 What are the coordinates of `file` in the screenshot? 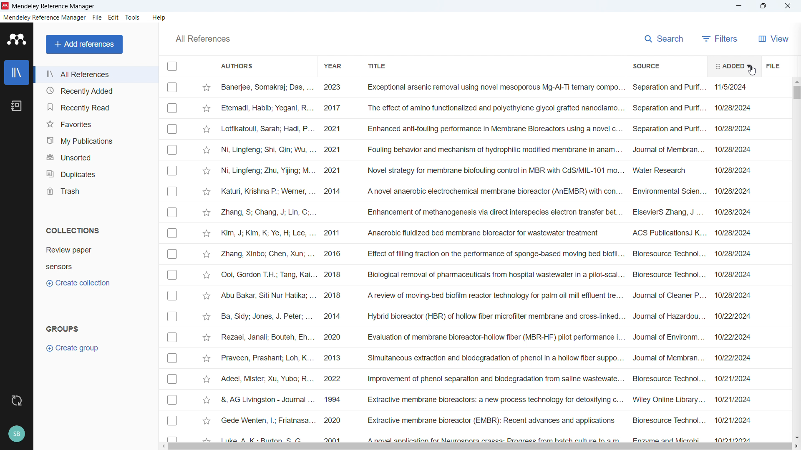 It's located at (97, 17).